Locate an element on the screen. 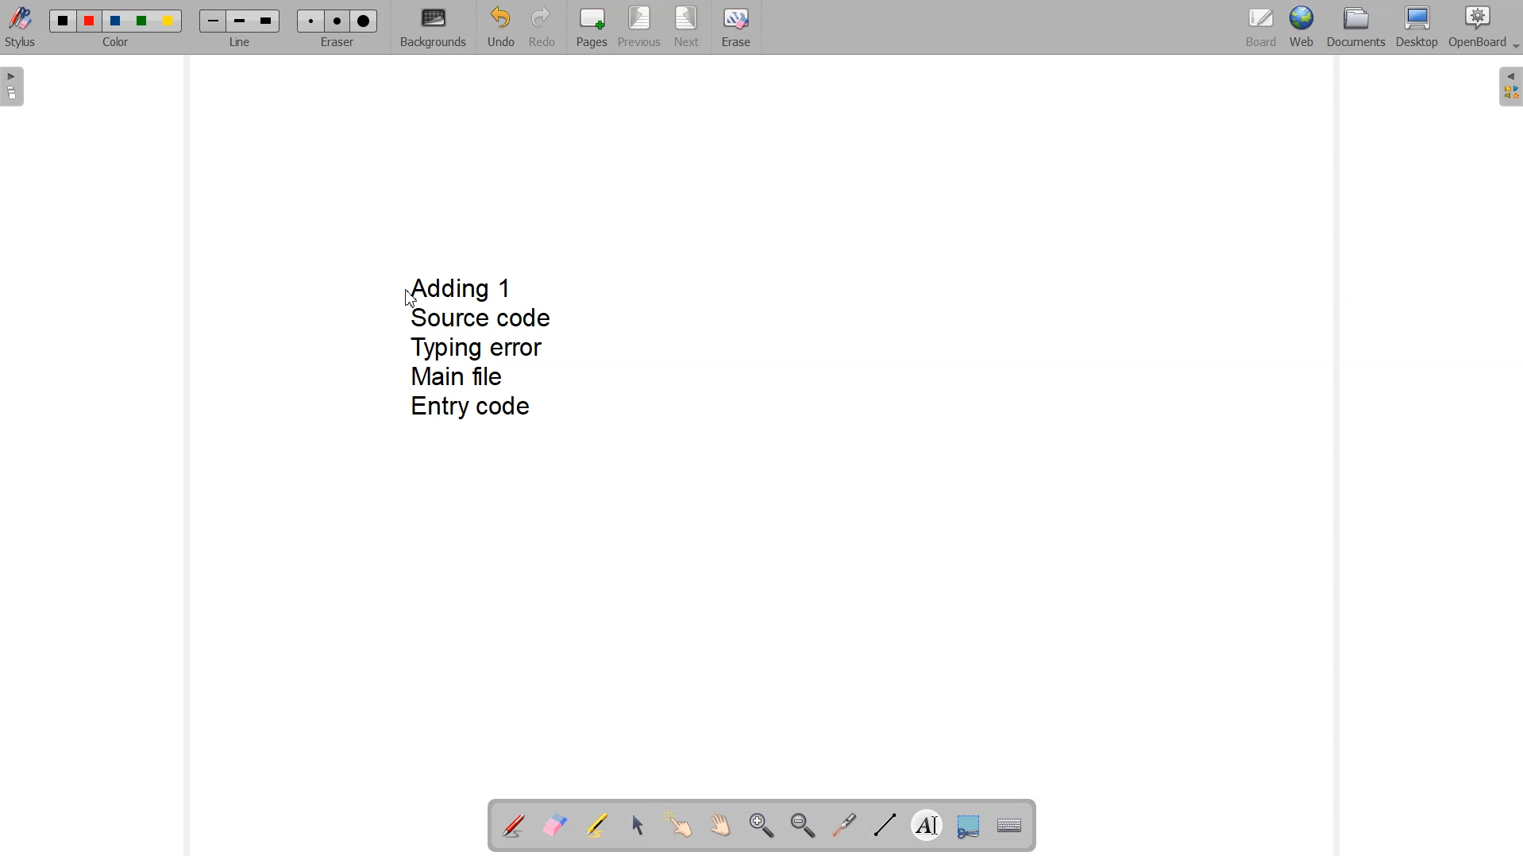  Cursor is located at coordinates (412, 298).